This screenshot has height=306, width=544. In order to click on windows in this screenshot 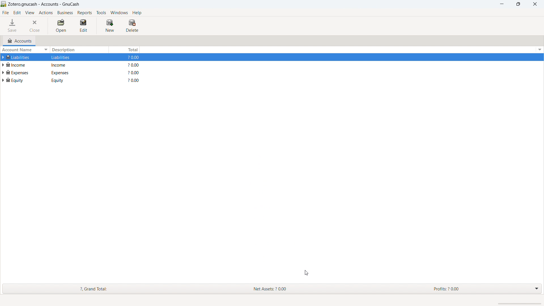, I will do `click(119, 12)`.